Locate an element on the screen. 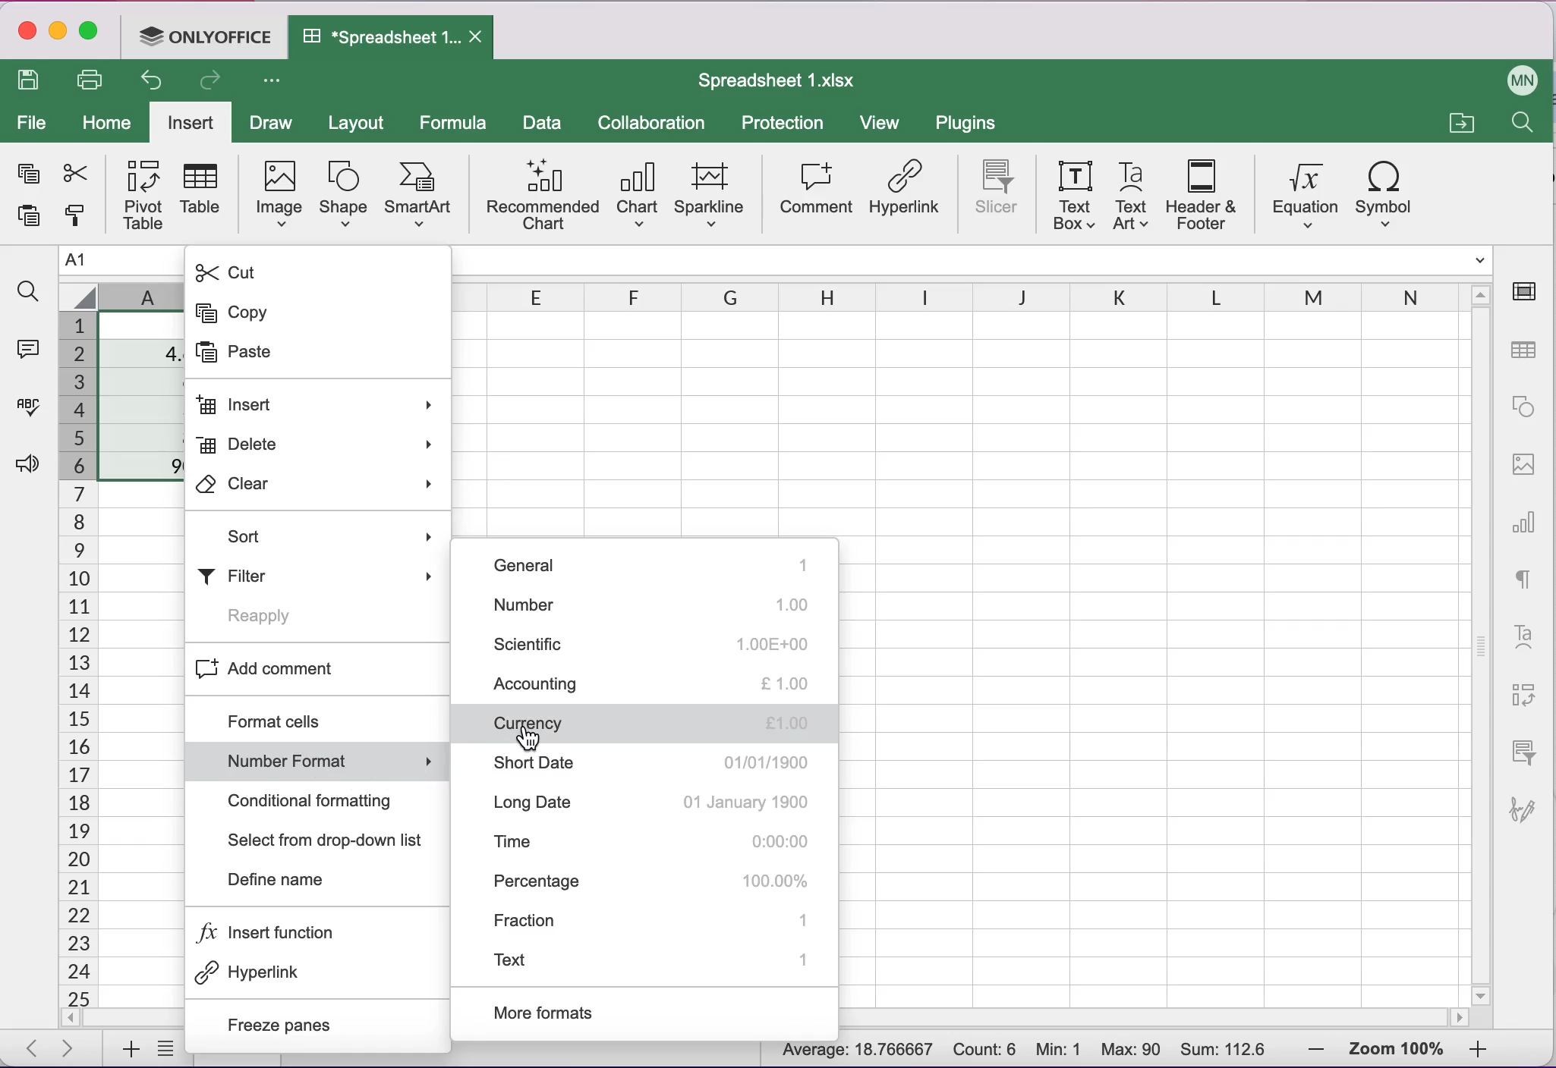 This screenshot has width=1556, height=1068. general is located at coordinates (663, 563).